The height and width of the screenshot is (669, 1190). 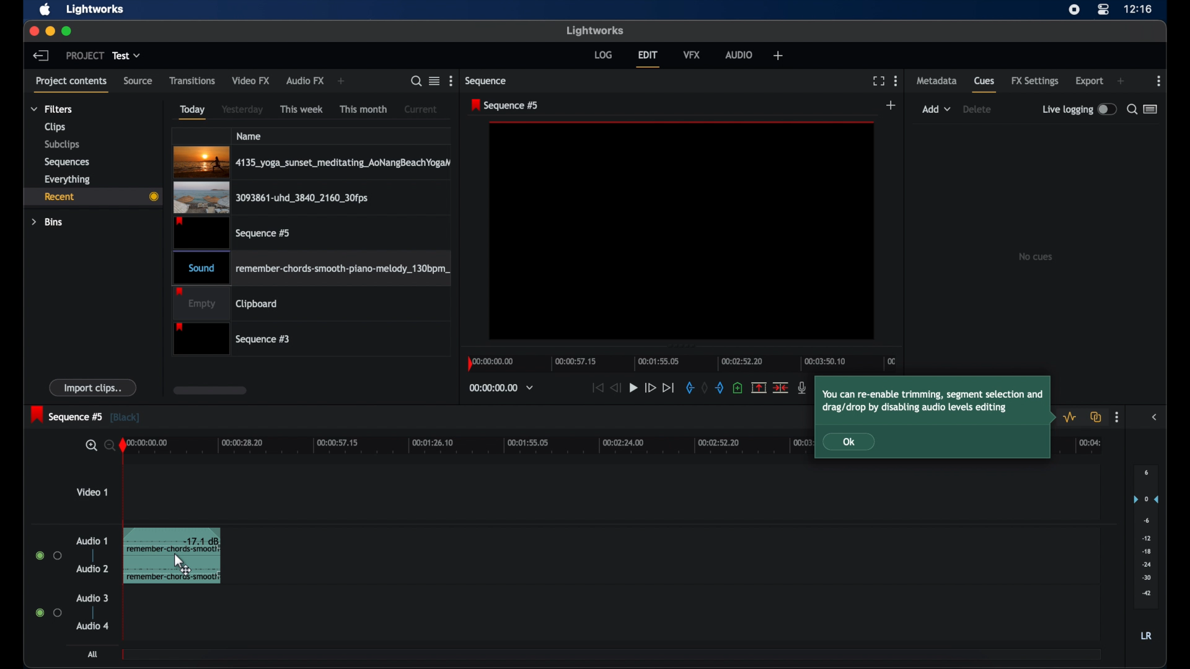 What do you see at coordinates (45, 10) in the screenshot?
I see `apple icon` at bounding box center [45, 10].